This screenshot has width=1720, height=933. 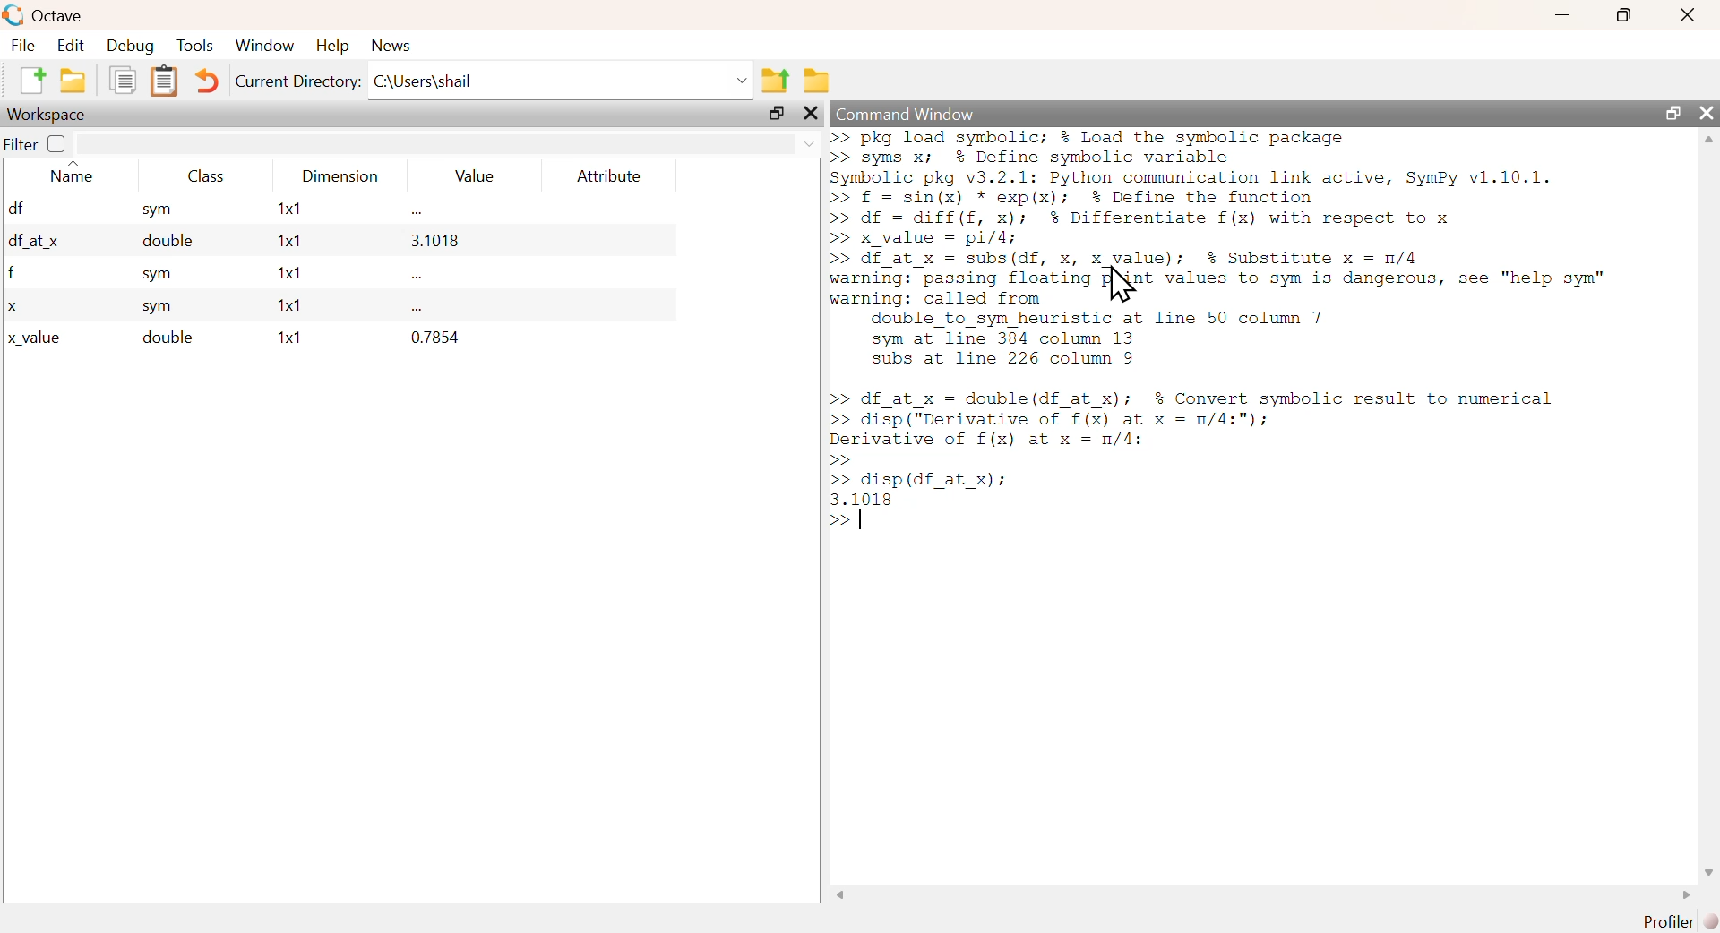 I want to click on open an existing file in editor, so click(x=74, y=80).